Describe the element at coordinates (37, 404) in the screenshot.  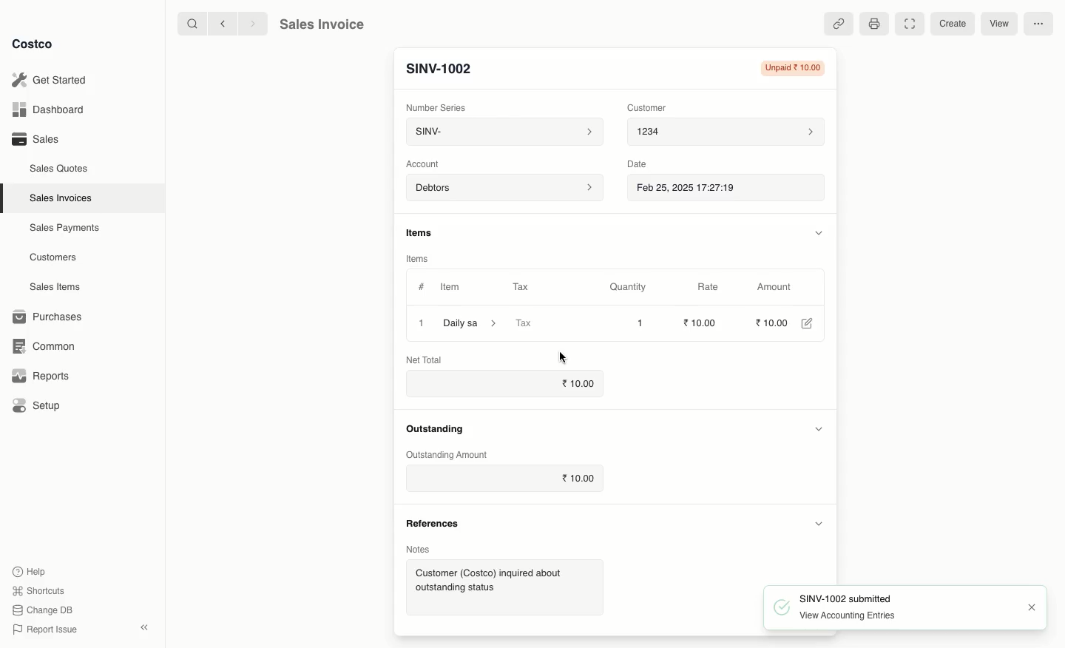
I see `Setup` at that location.